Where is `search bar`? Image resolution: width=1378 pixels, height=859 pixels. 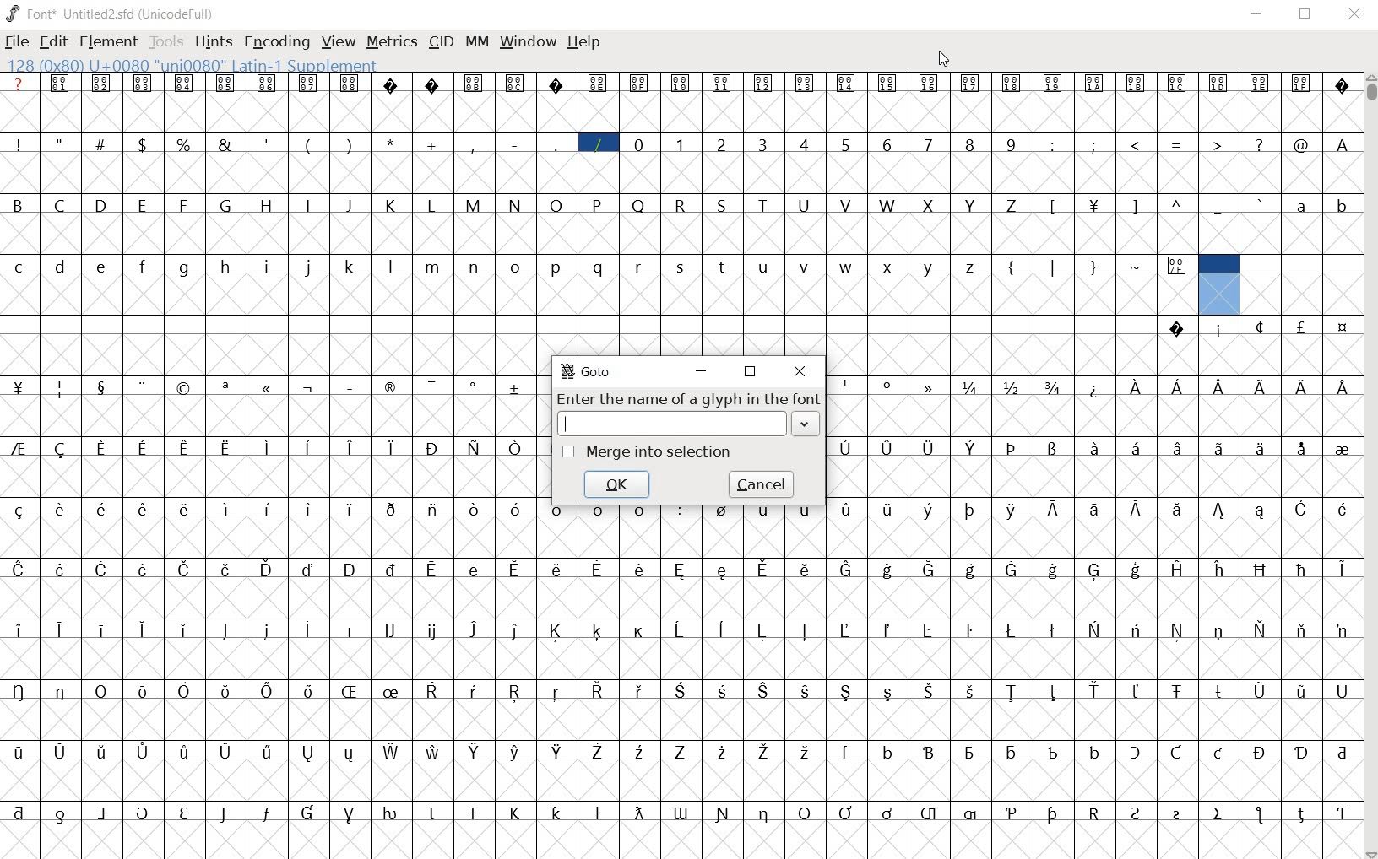
search bar is located at coordinates (674, 424).